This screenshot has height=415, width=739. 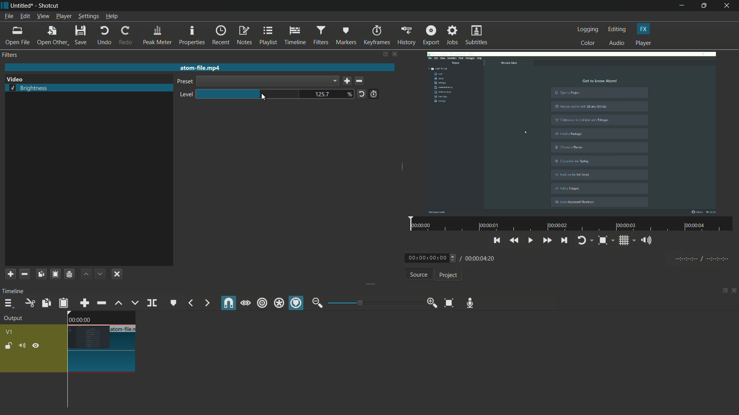 I want to click on close panel, so click(x=734, y=291).